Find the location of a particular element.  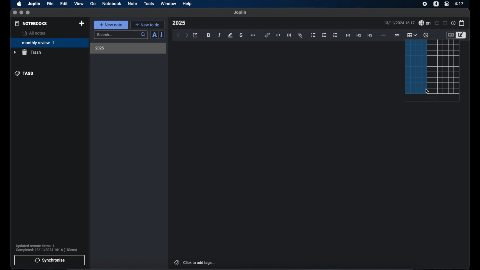

trash is located at coordinates (27, 52).